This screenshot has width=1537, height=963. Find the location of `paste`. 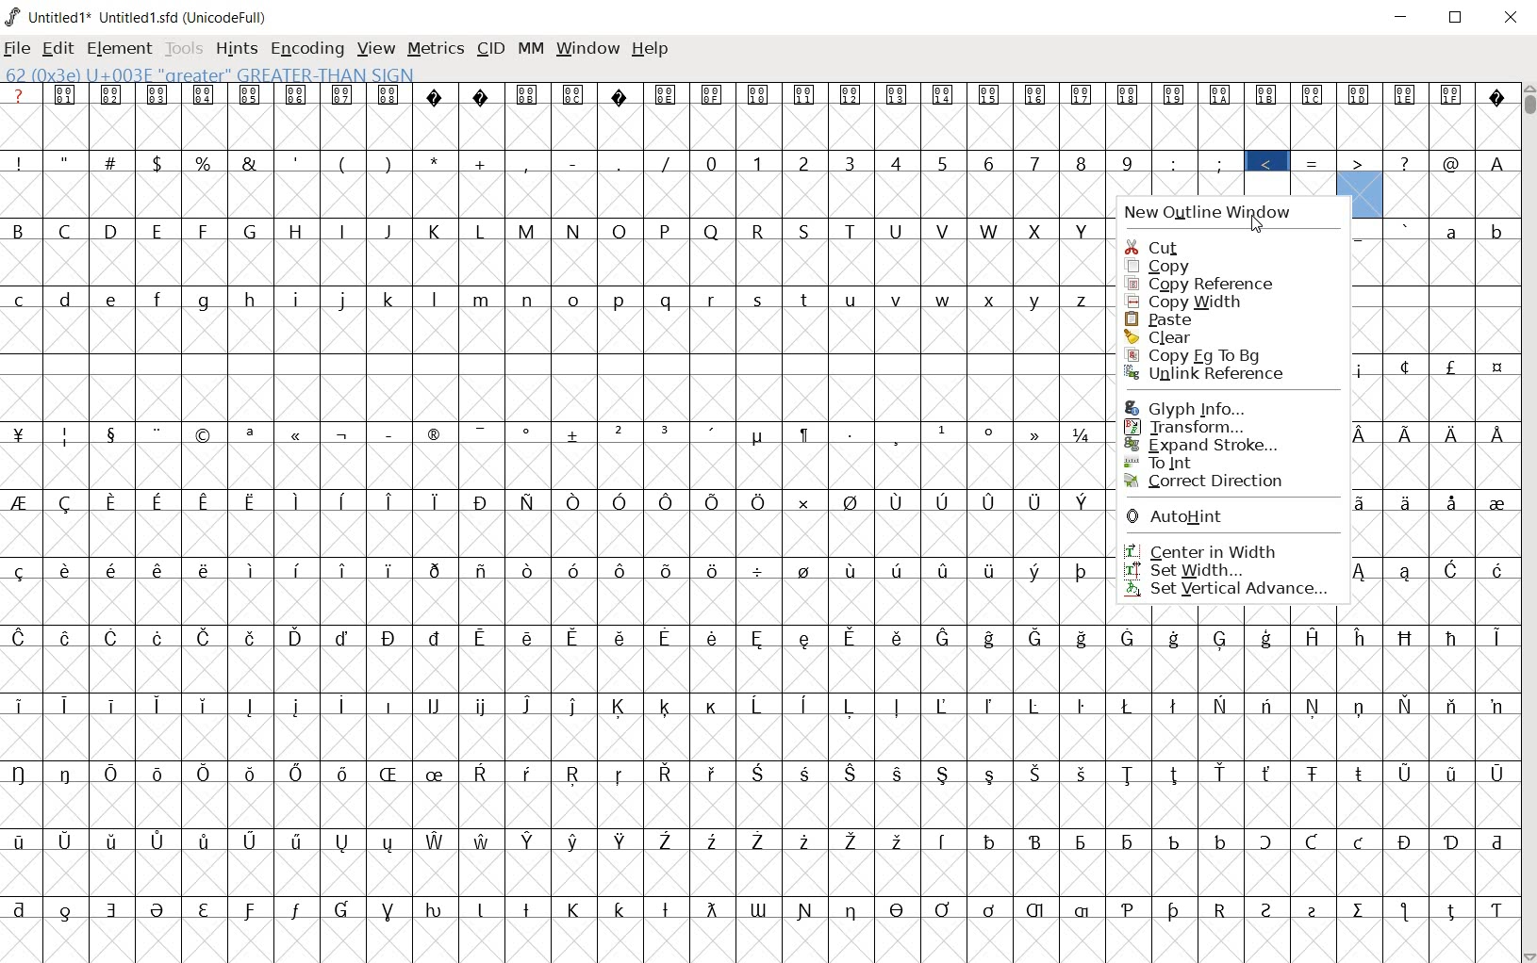

paste is located at coordinates (1169, 319).